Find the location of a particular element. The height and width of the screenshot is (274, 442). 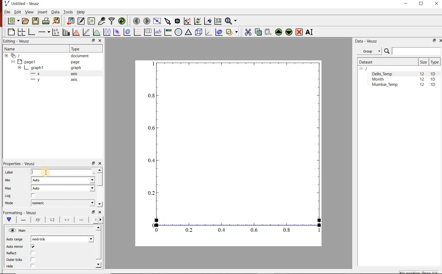

click to reset graph axes is located at coordinates (218, 21).